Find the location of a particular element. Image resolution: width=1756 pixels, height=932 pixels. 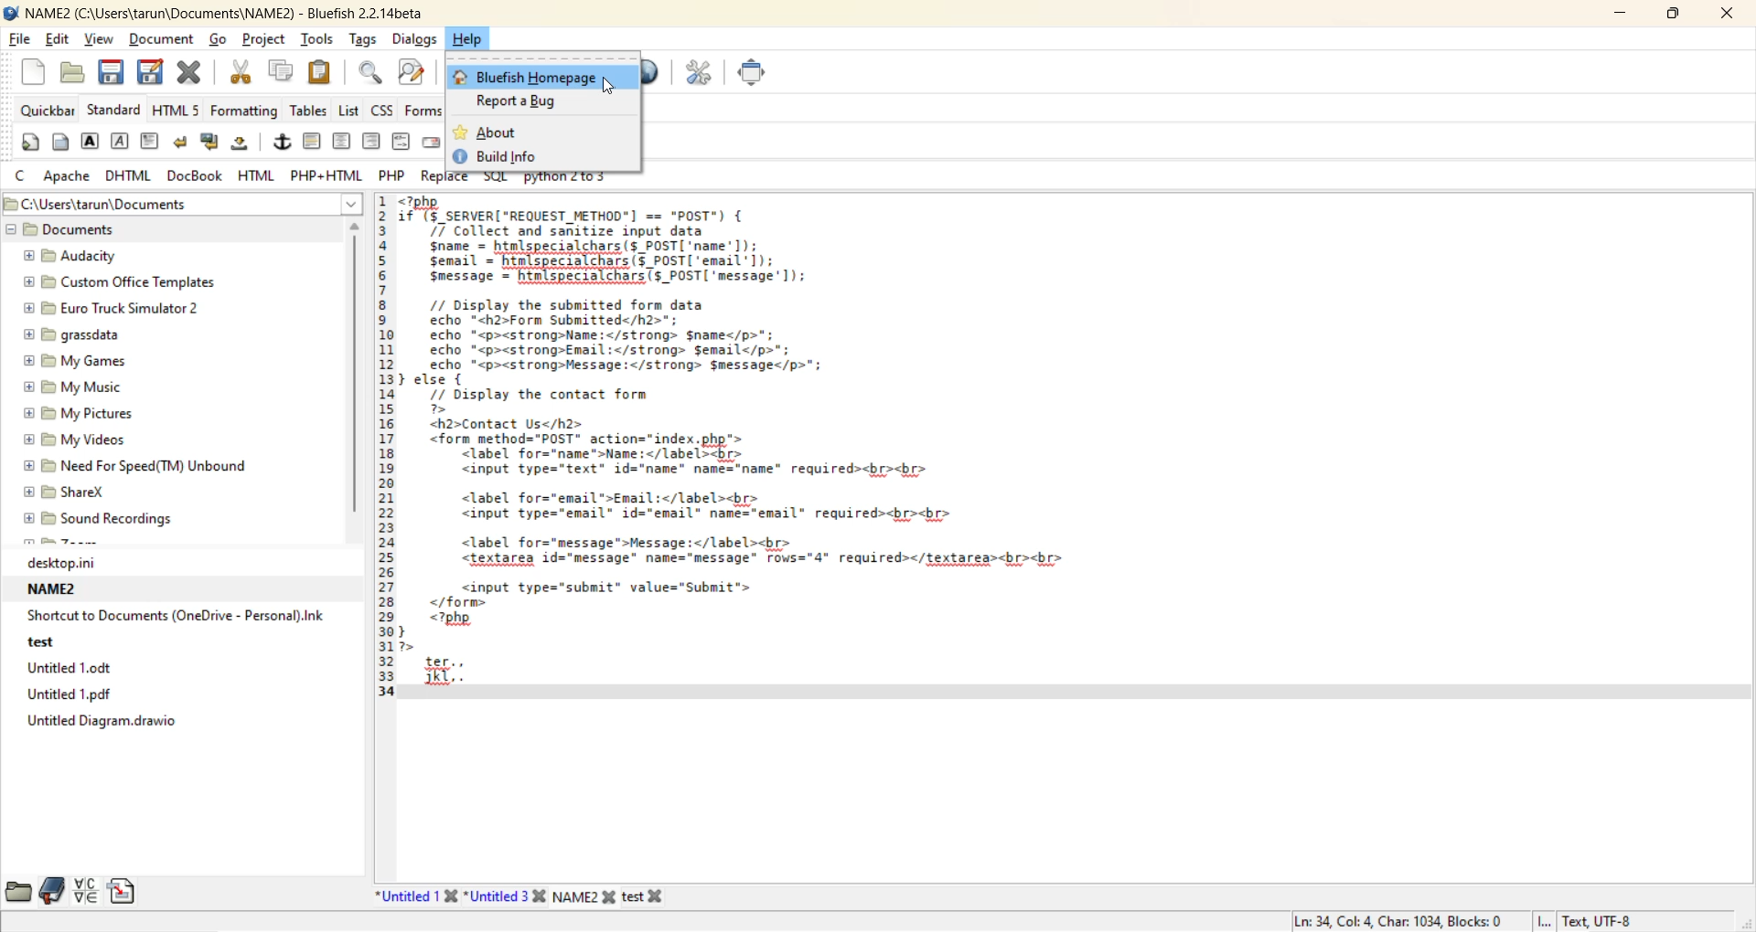

find and replace is located at coordinates (414, 75).